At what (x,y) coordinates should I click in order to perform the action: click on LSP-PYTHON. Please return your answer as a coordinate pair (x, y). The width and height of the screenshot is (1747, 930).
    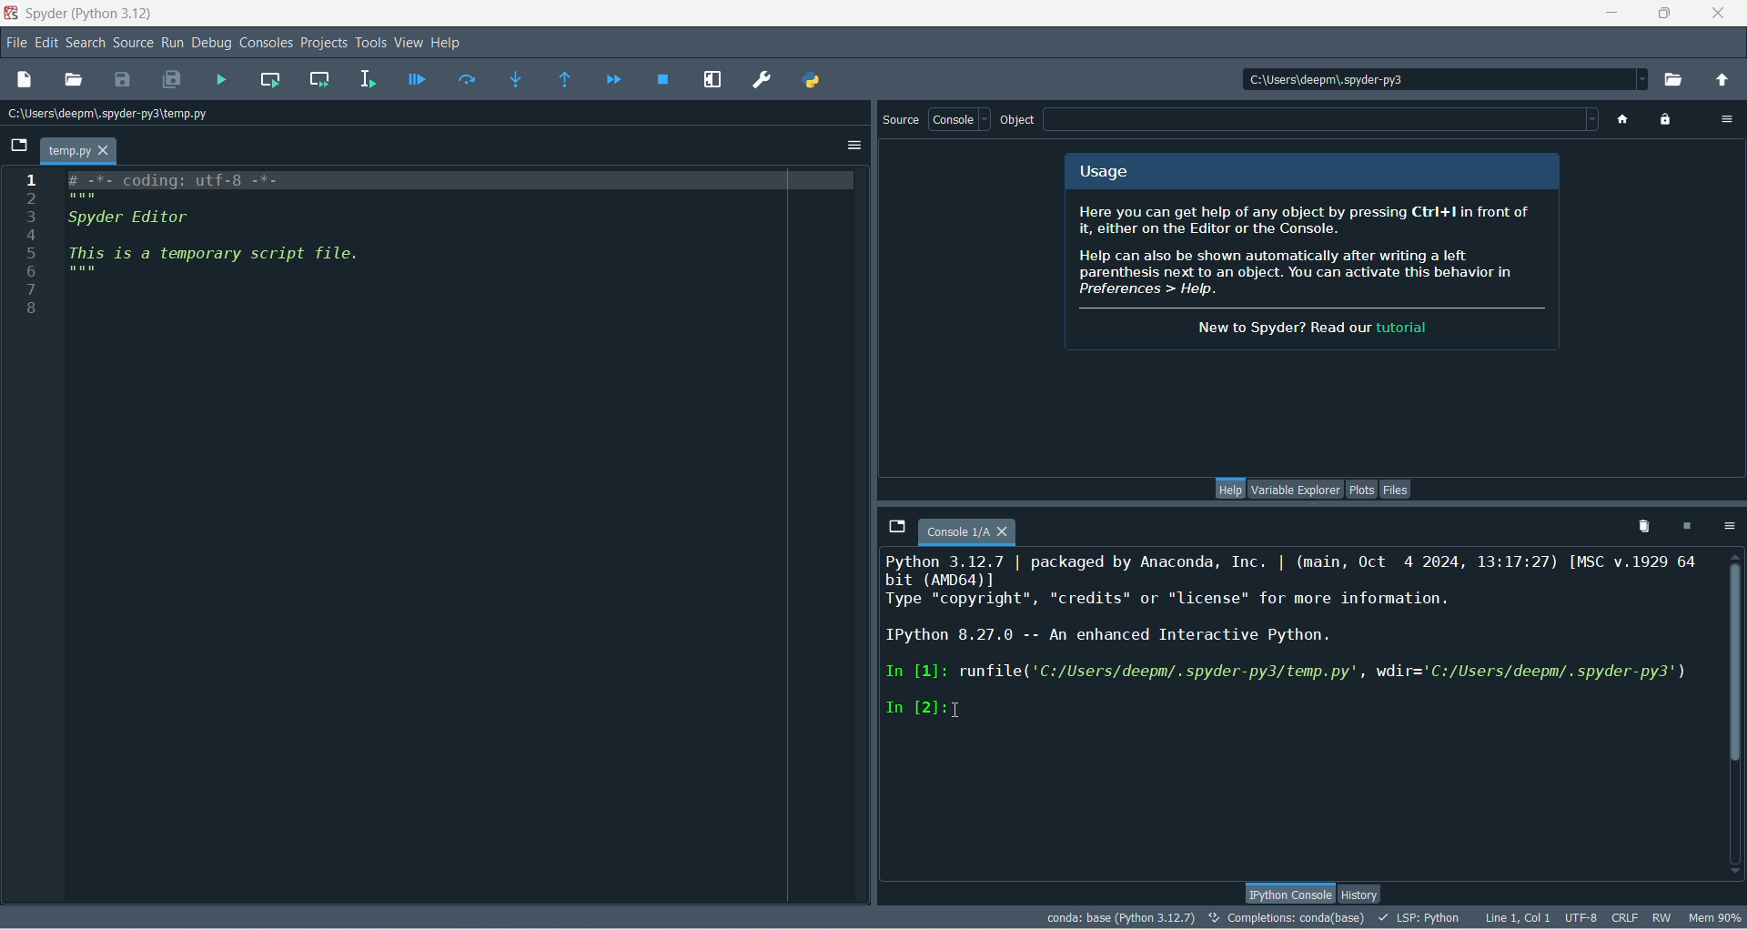
    Looking at the image, I should click on (1419, 917).